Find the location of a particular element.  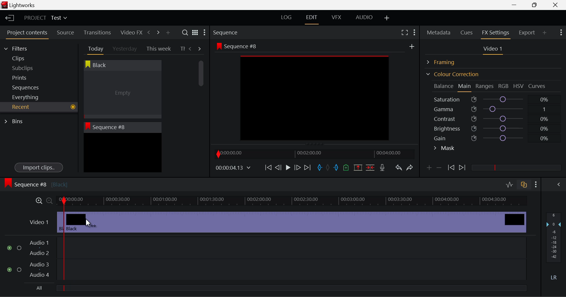

Mask is located at coordinates (445, 149).